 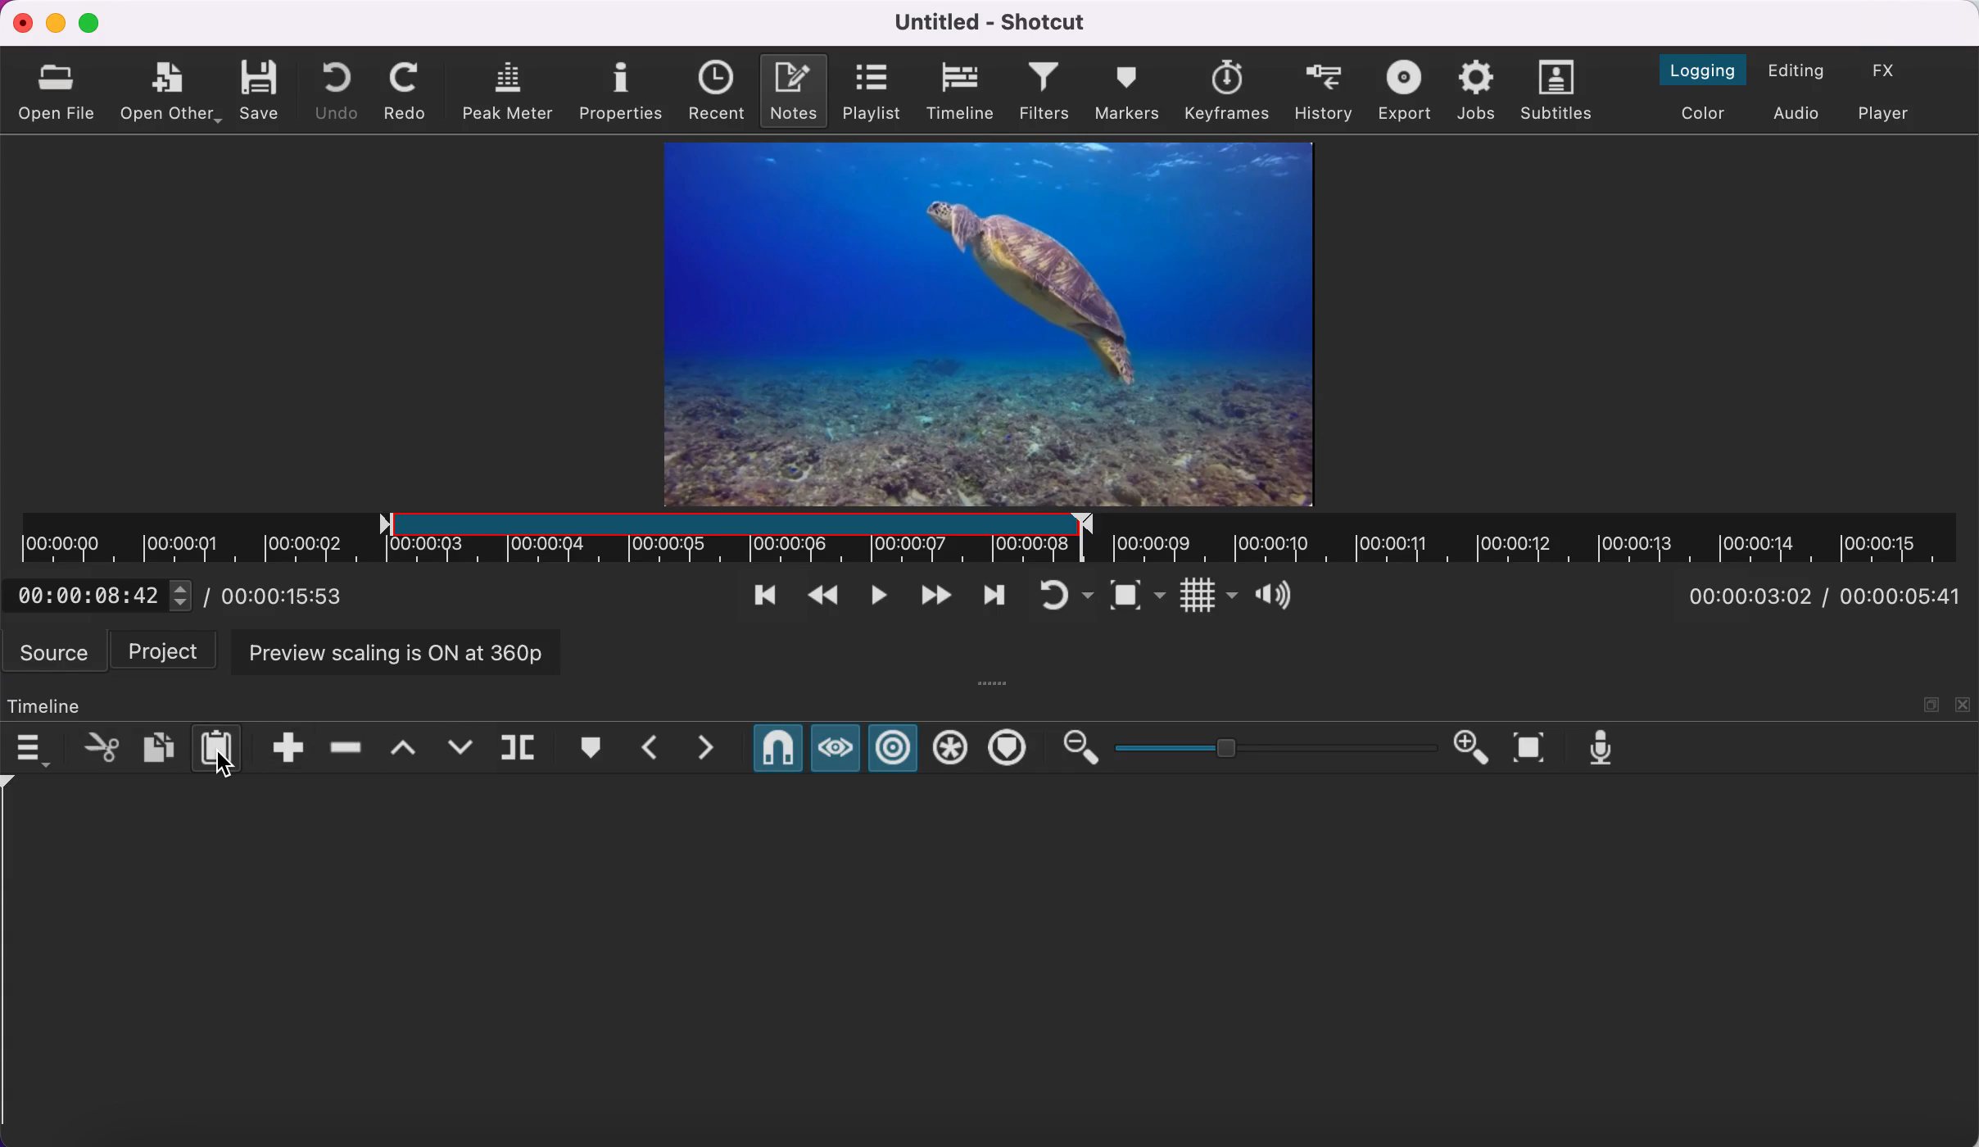 What do you see at coordinates (459, 747) in the screenshot?
I see `overwrite` at bounding box center [459, 747].